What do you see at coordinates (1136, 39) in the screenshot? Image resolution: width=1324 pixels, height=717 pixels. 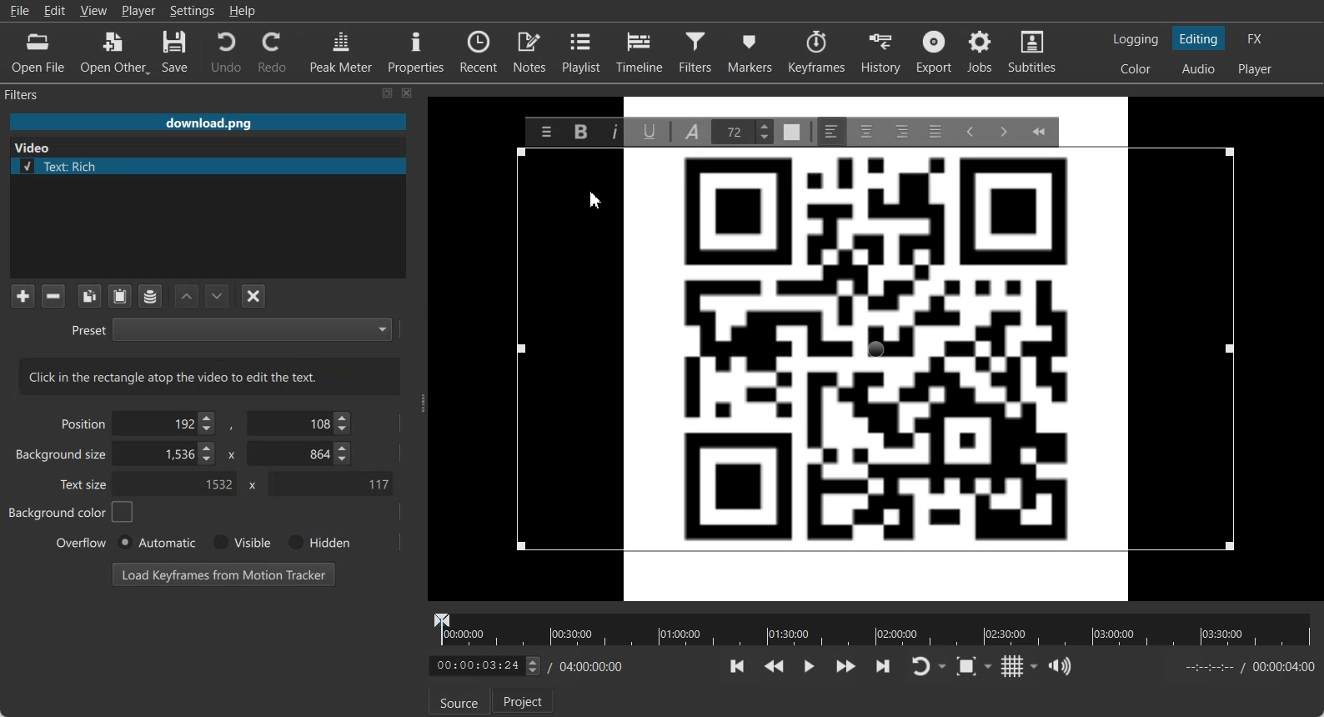 I see `Switching to the logging layout` at bounding box center [1136, 39].